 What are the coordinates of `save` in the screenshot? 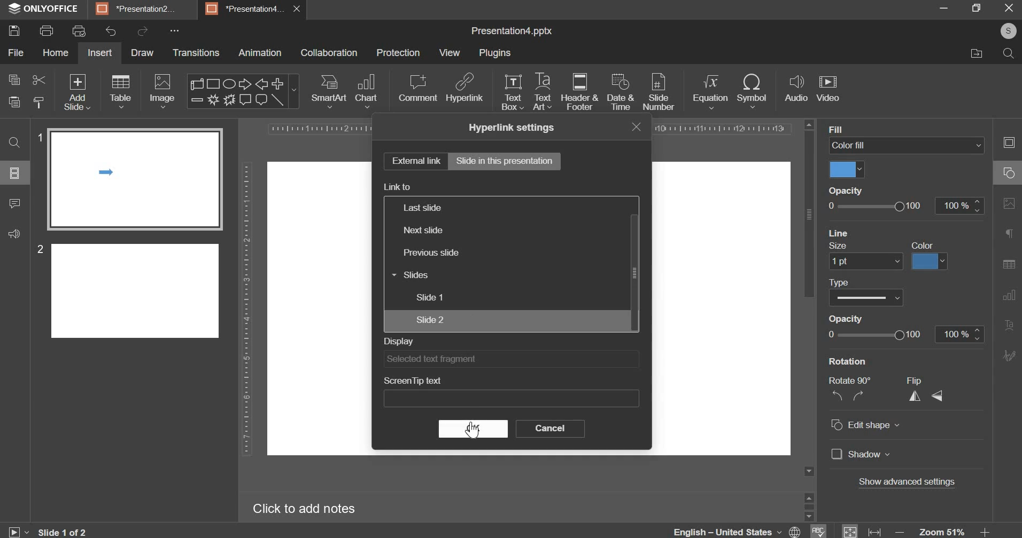 It's located at (16, 32).